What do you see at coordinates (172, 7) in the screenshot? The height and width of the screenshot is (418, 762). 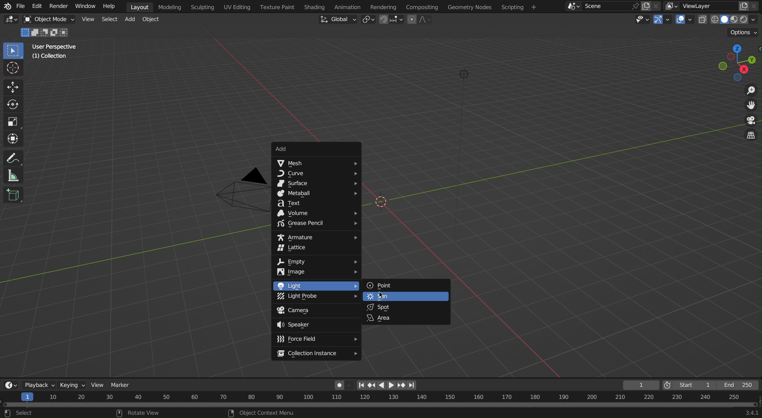 I see `Modeling` at bounding box center [172, 7].